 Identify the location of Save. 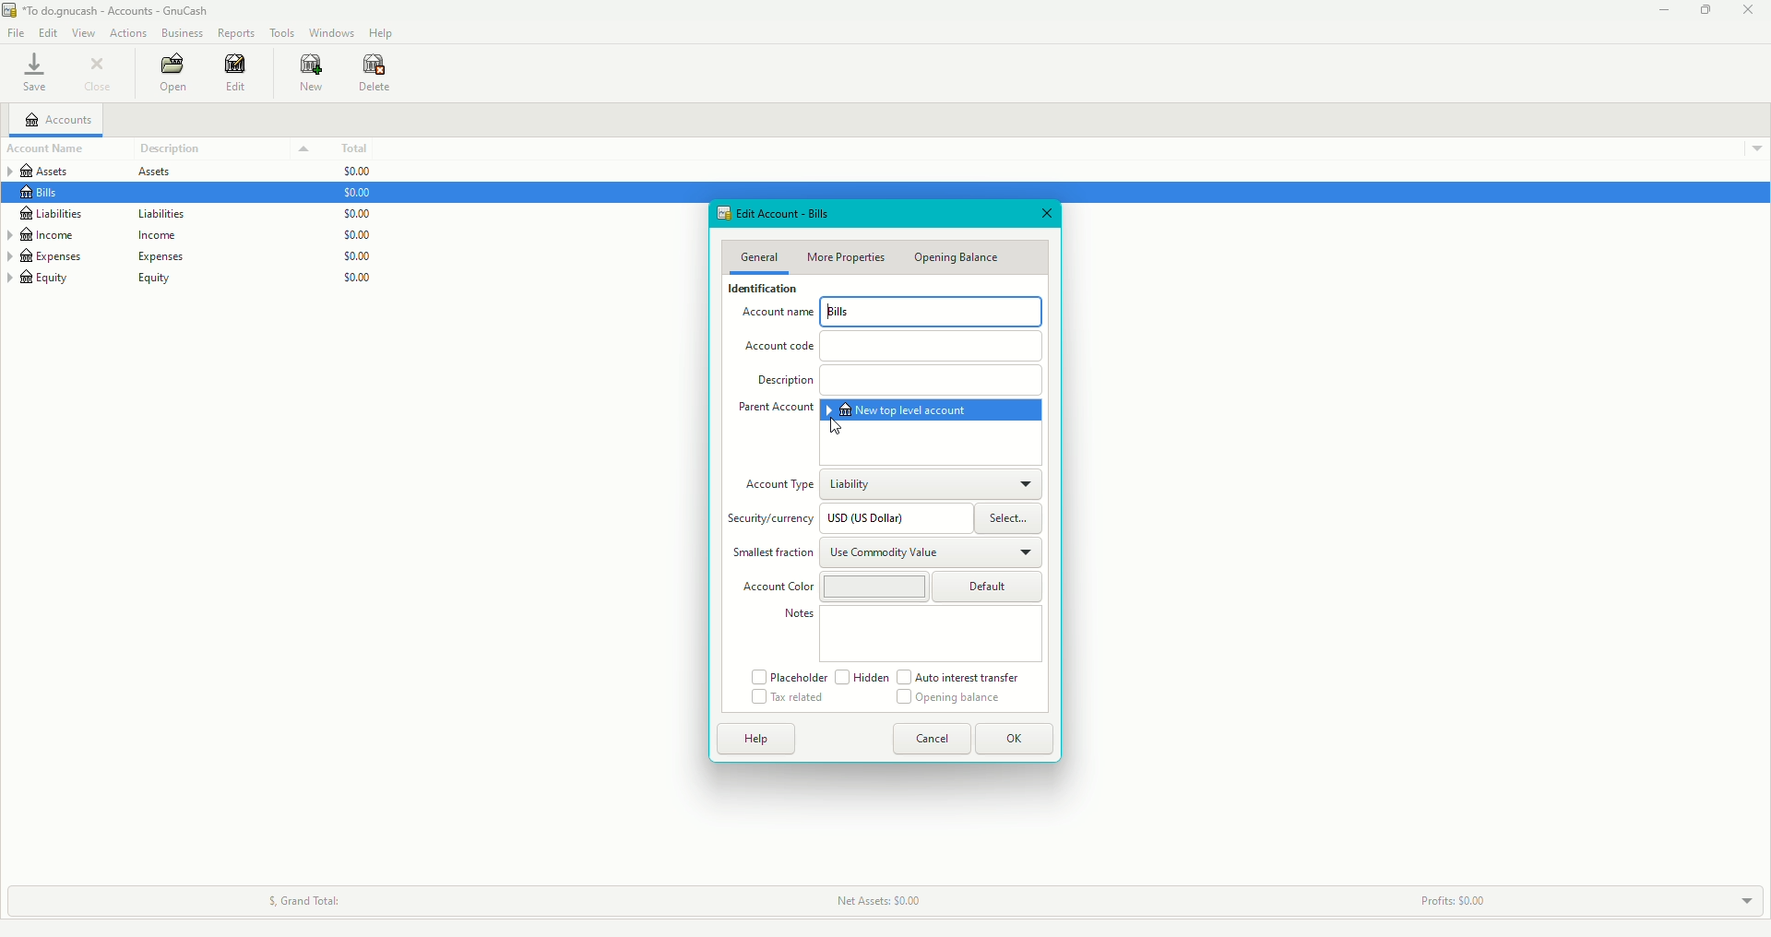
(33, 76).